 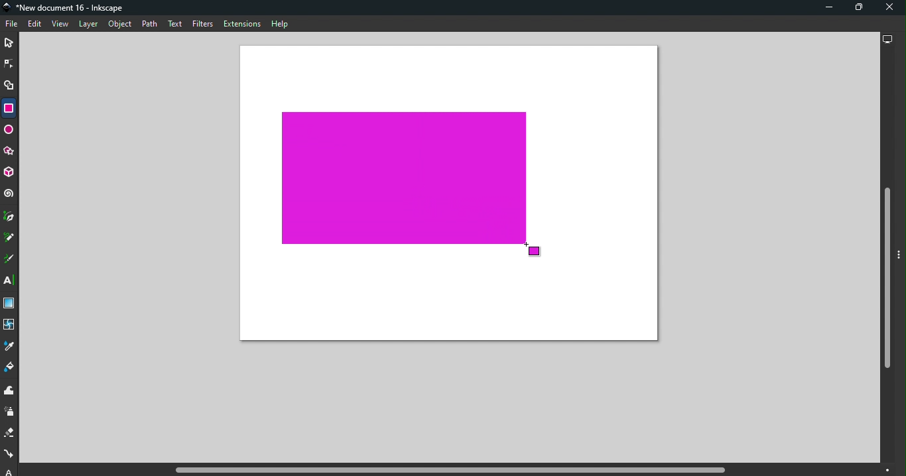 I want to click on Display options, so click(x=886, y=38).